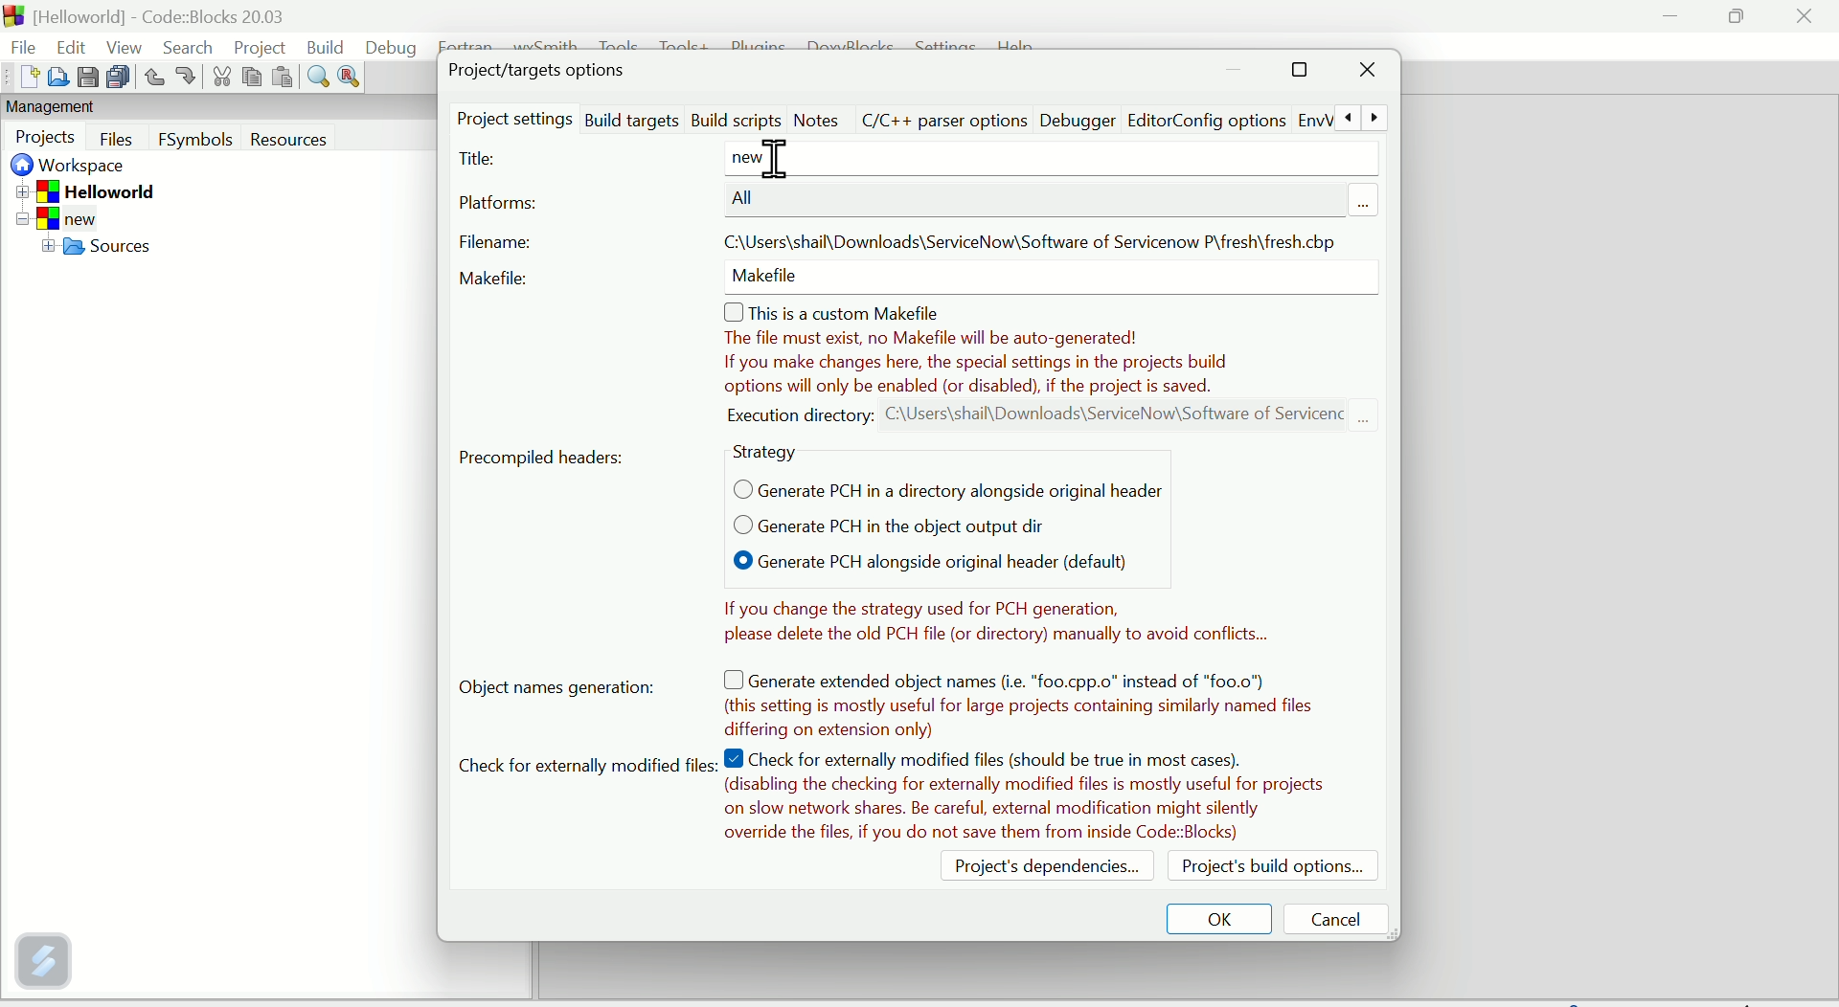  What do you see at coordinates (75, 168) in the screenshot?
I see `Workplace` at bounding box center [75, 168].